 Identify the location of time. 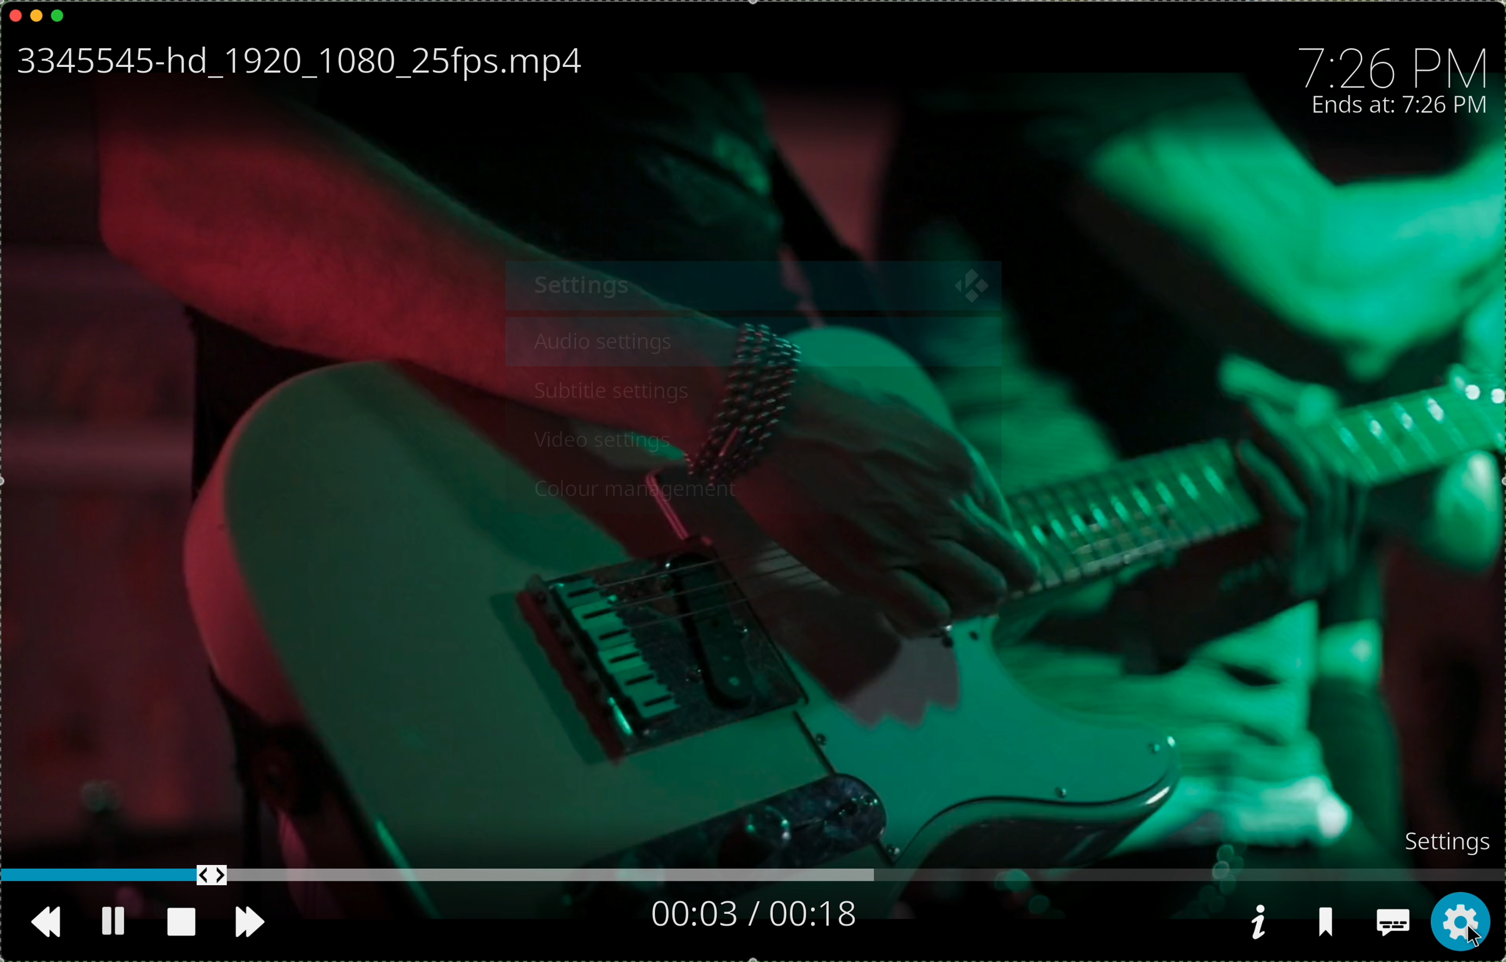
(1395, 66).